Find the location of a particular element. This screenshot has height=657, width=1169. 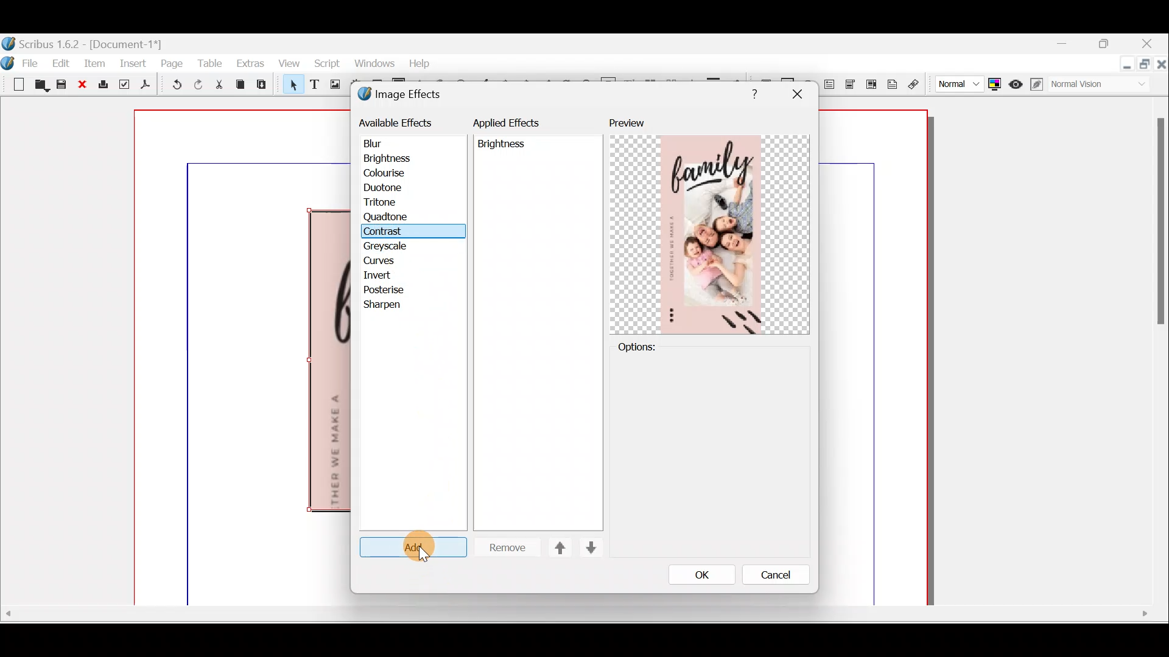

Maximise is located at coordinates (1146, 66).